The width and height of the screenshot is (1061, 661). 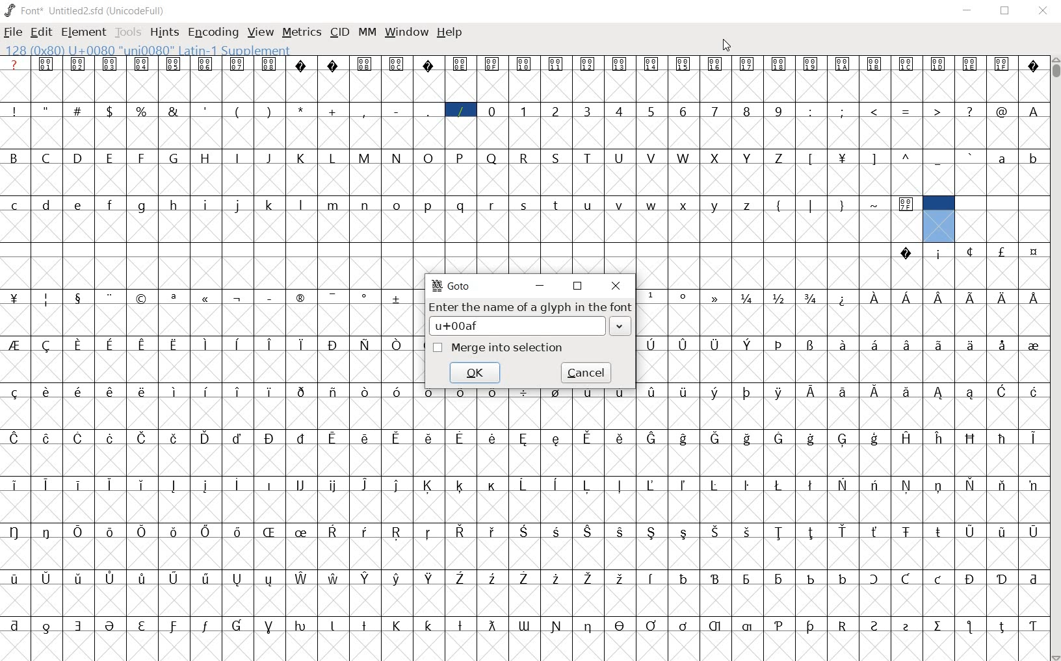 What do you see at coordinates (48, 299) in the screenshot?
I see `Symbol` at bounding box center [48, 299].